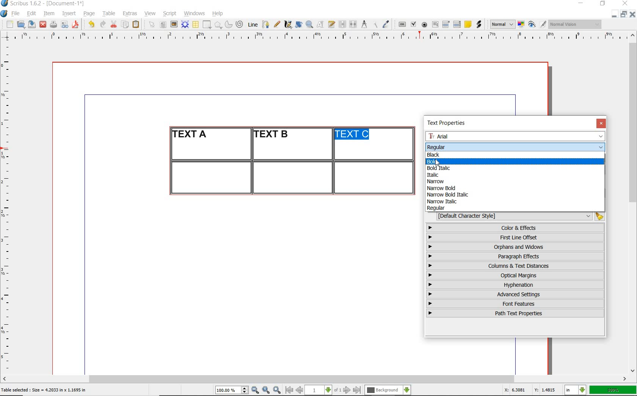 The width and height of the screenshot is (637, 396). I want to click on select current page level, so click(323, 390).